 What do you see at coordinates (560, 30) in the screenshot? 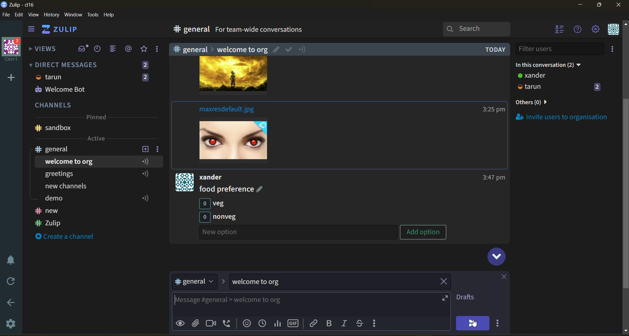
I see `hide user list` at bounding box center [560, 30].